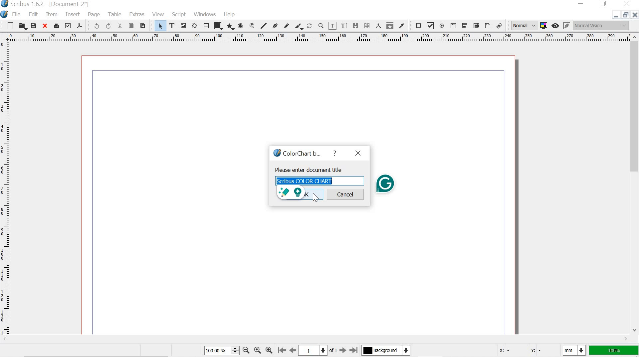 The width and height of the screenshot is (639, 357). Describe the element at coordinates (321, 26) in the screenshot. I see `zoom in or out` at that location.